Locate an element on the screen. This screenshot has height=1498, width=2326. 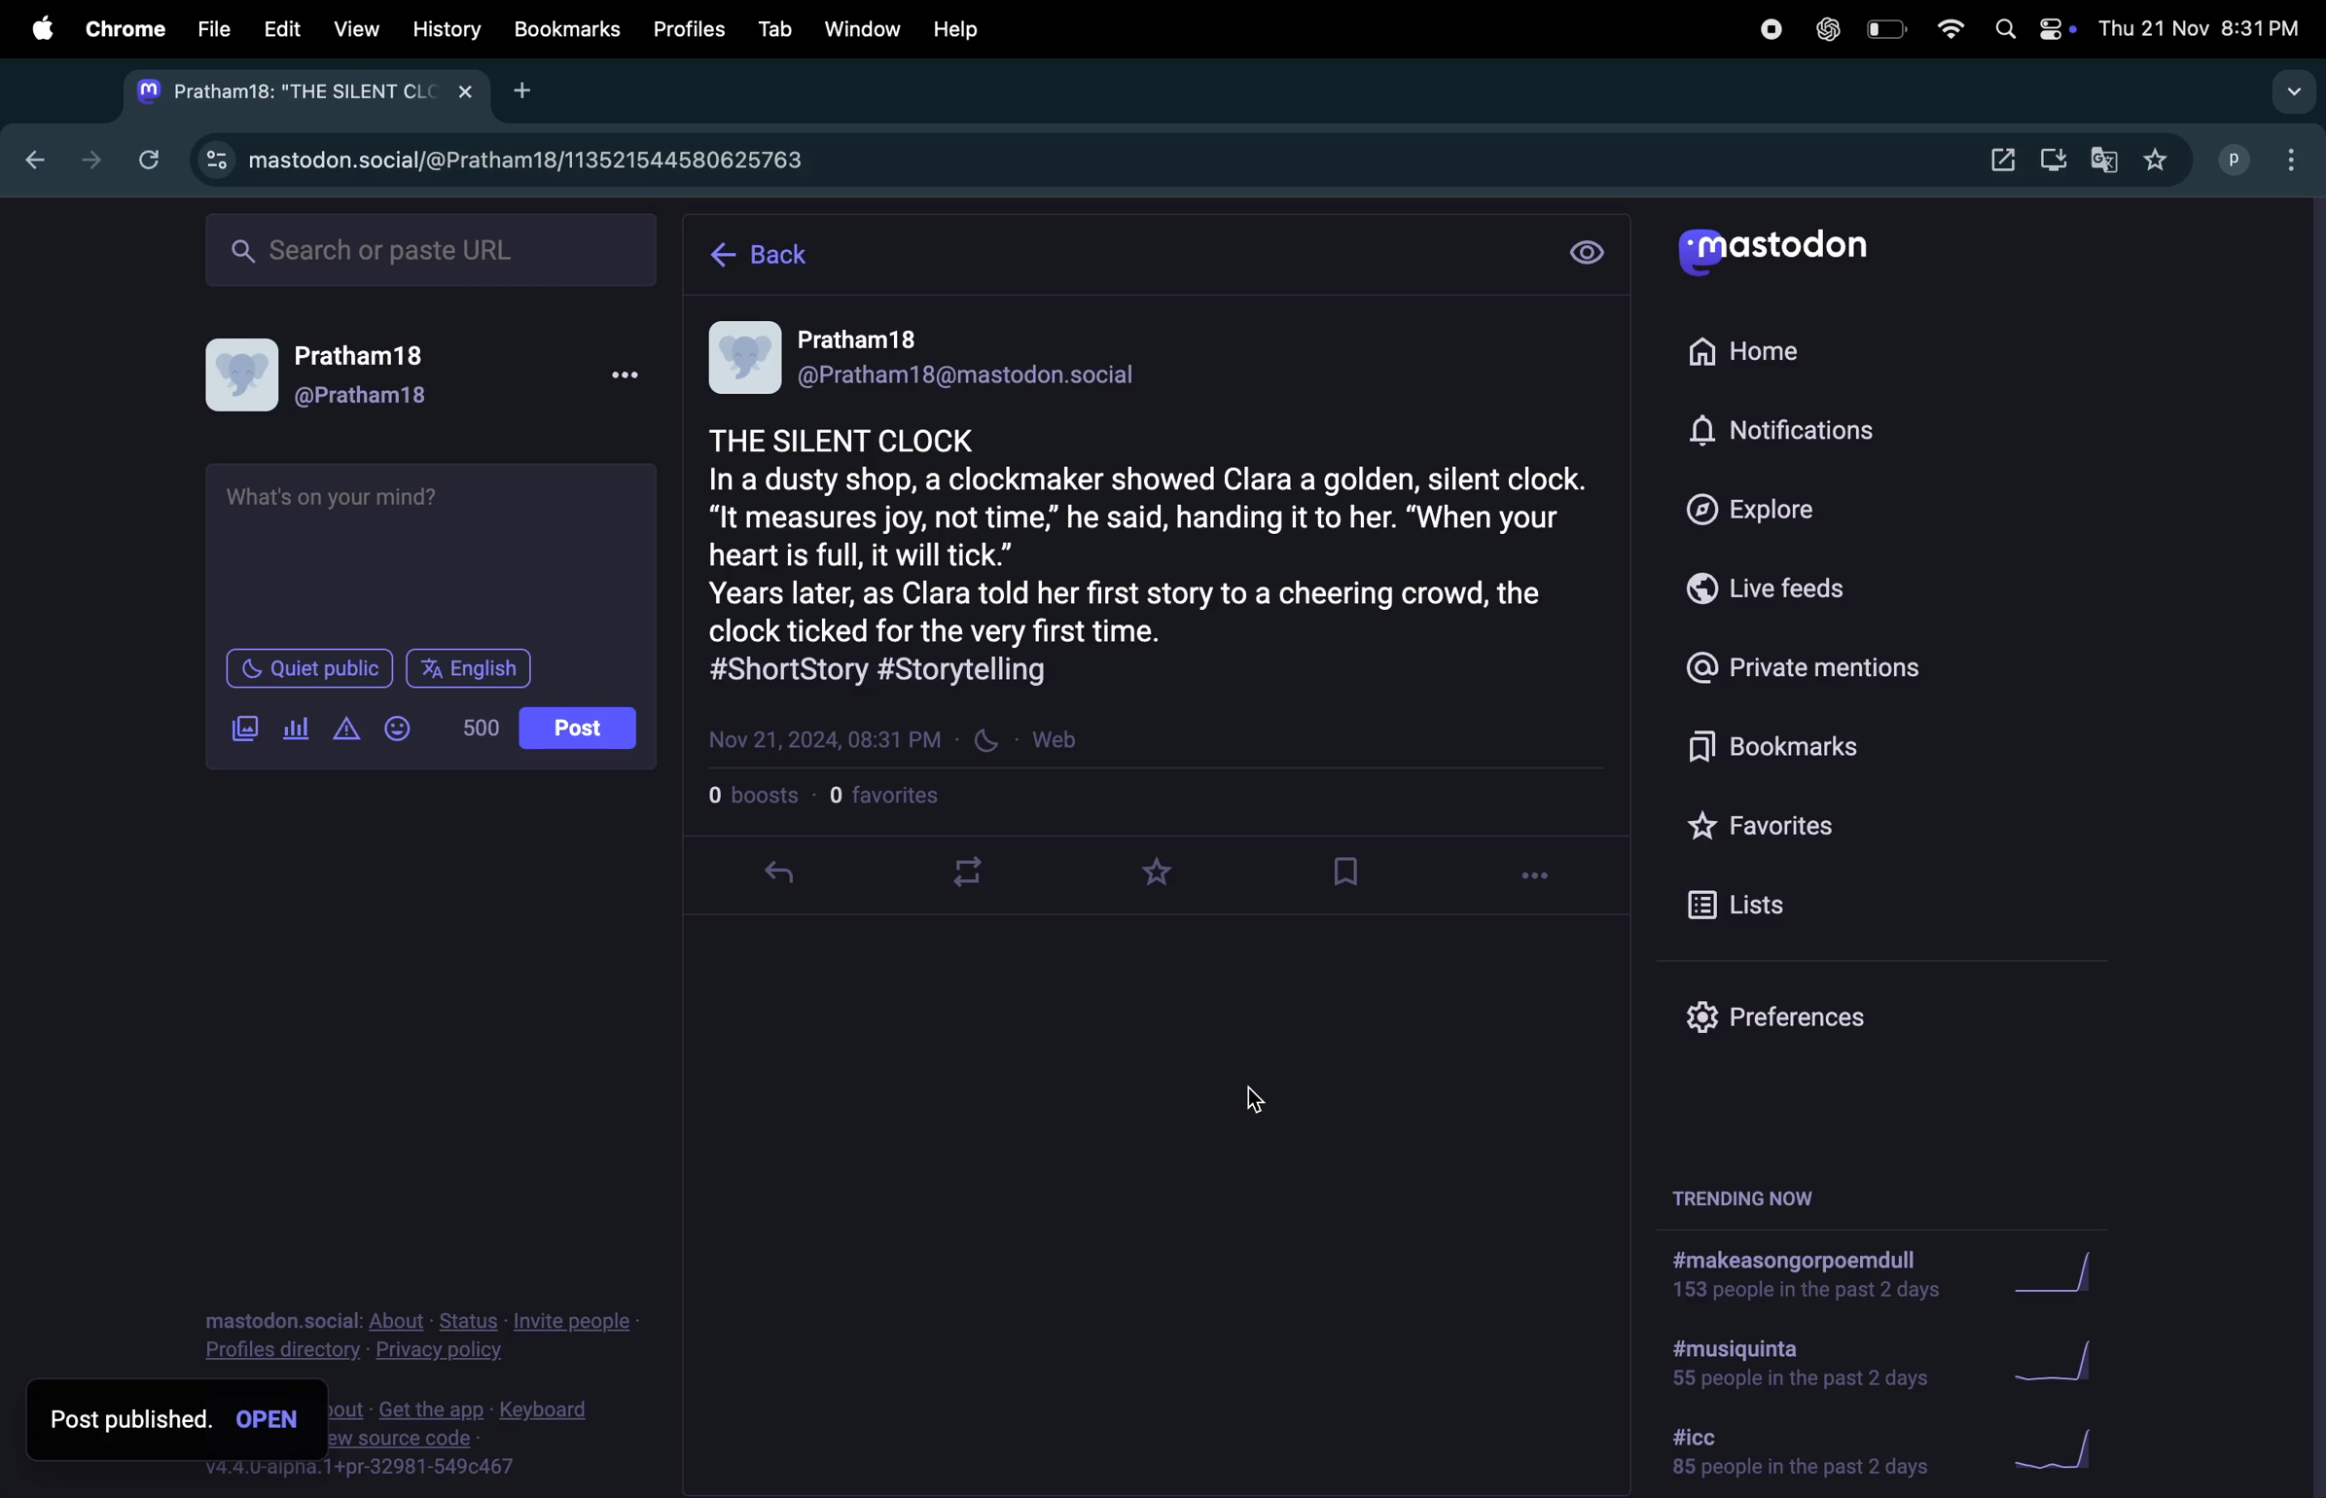
downloads is located at coordinates (2045, 161).